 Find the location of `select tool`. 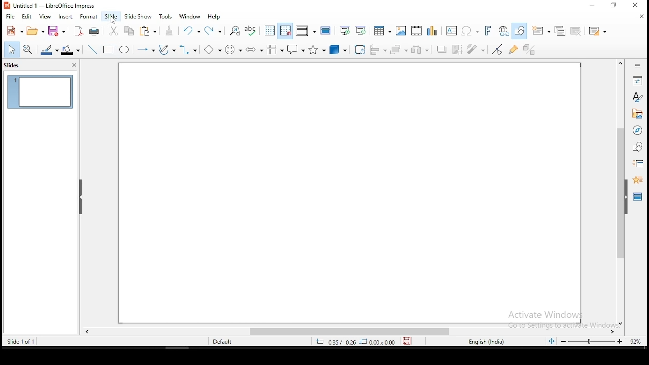

select tool is located at coordinates (13, 49).